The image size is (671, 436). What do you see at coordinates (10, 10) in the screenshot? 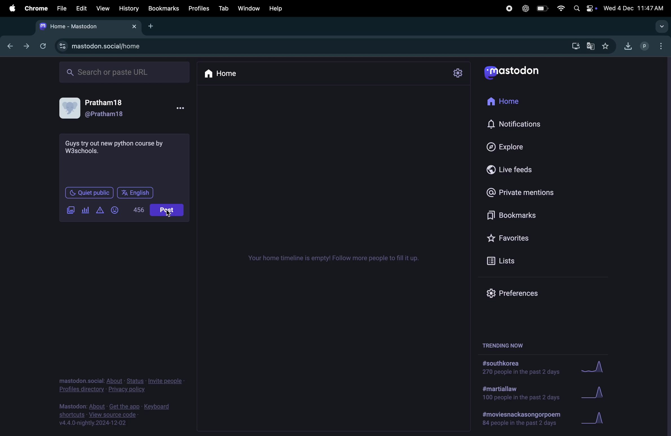
I see `apple menu` at bounding box center [10, 10].